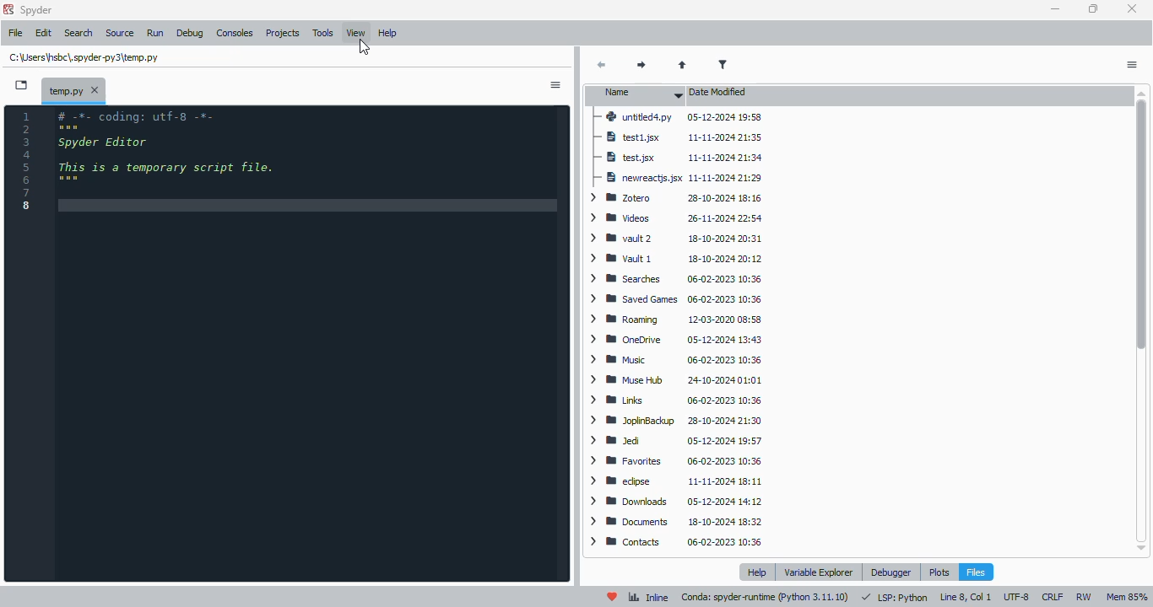 This screenshot has height=607, width=1153. Describe the element at coordinates (1132, 66) in the screenshot. I see `options` at that location.